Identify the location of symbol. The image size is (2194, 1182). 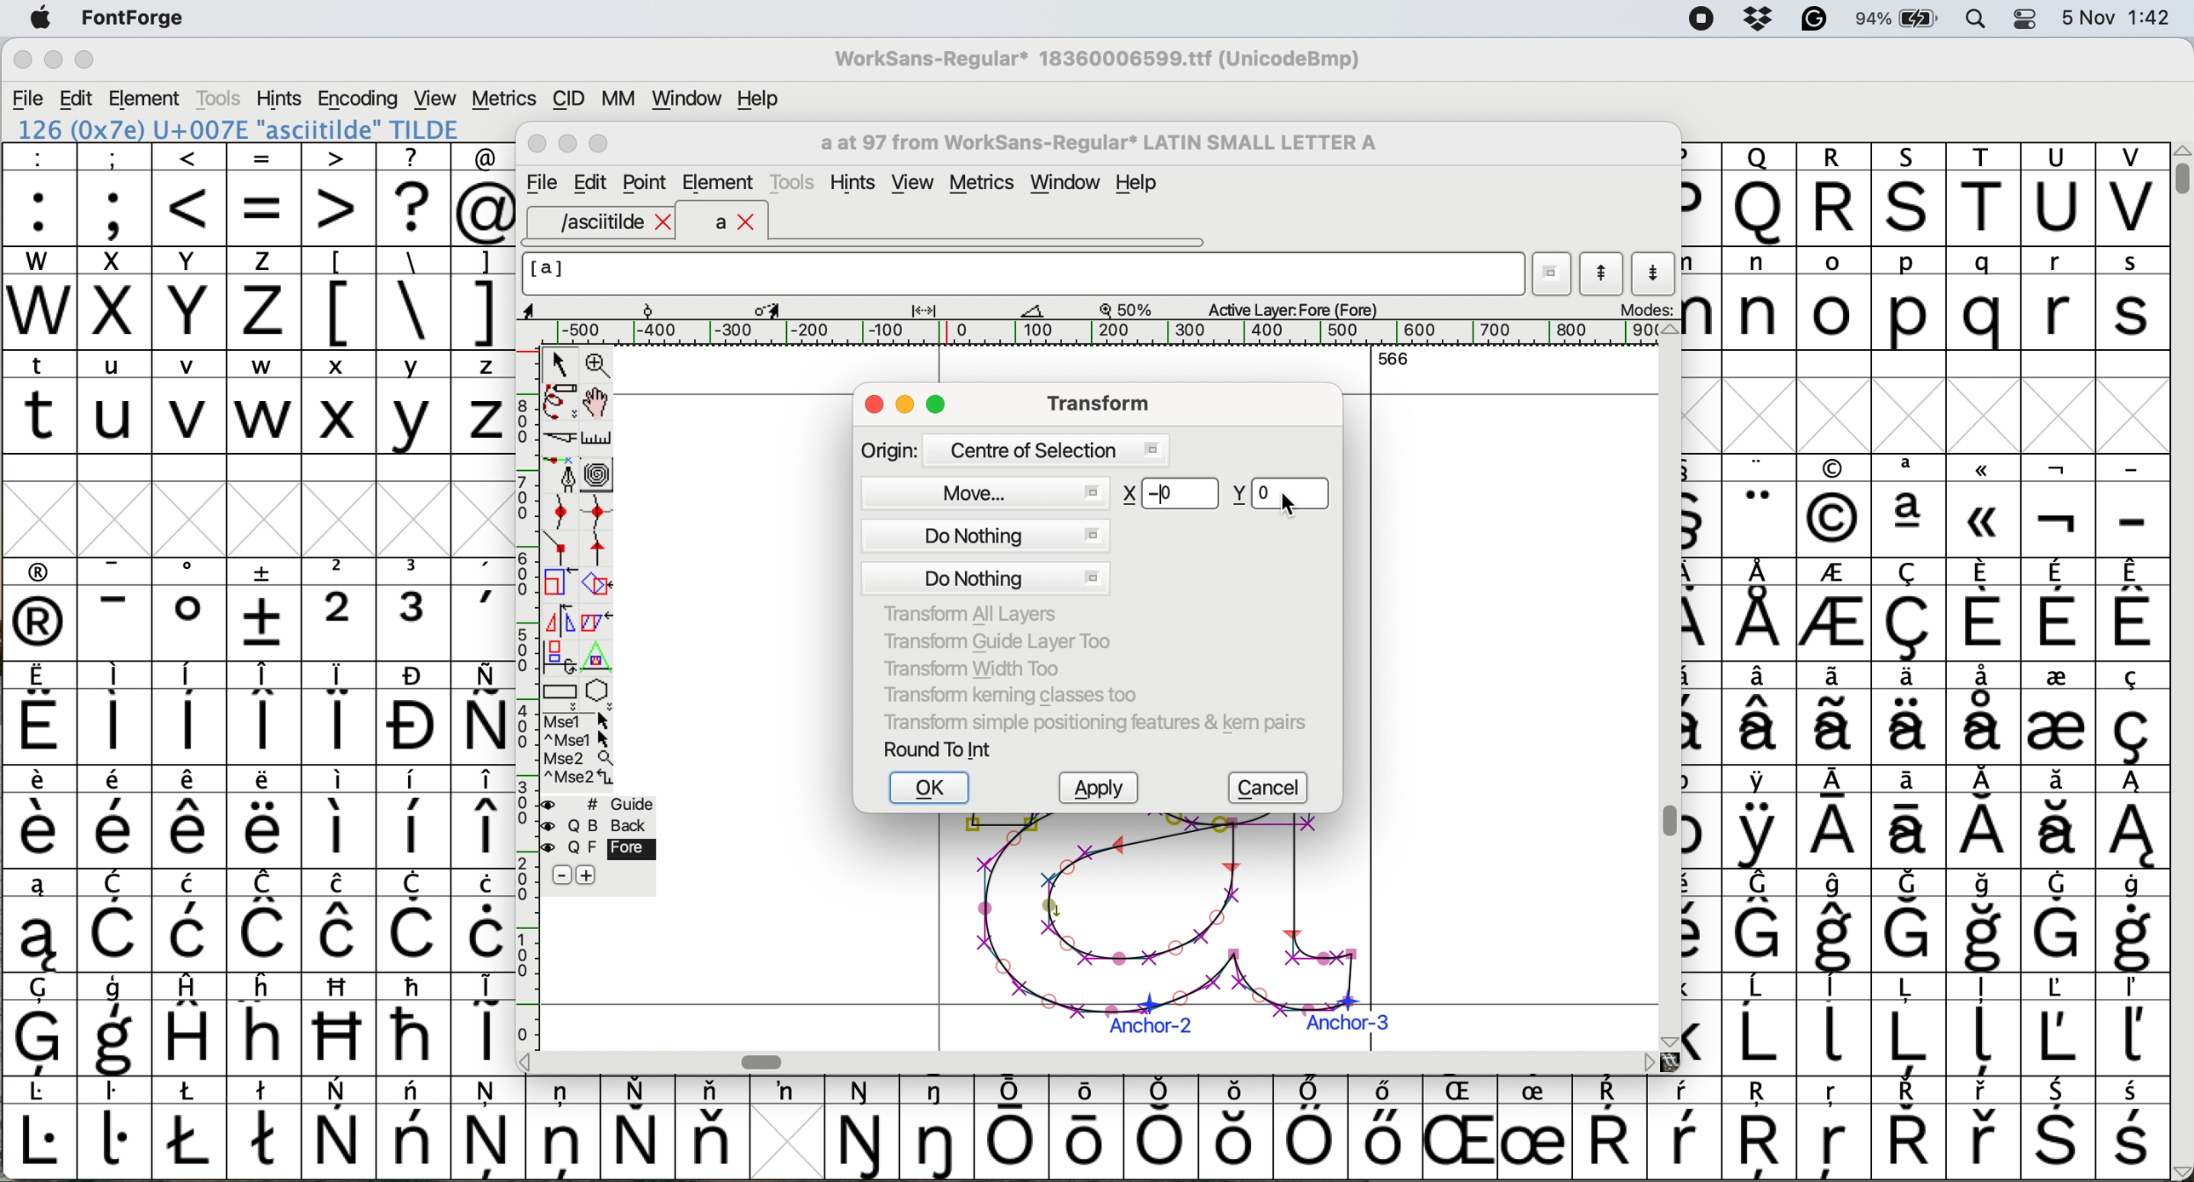
(39, 818).